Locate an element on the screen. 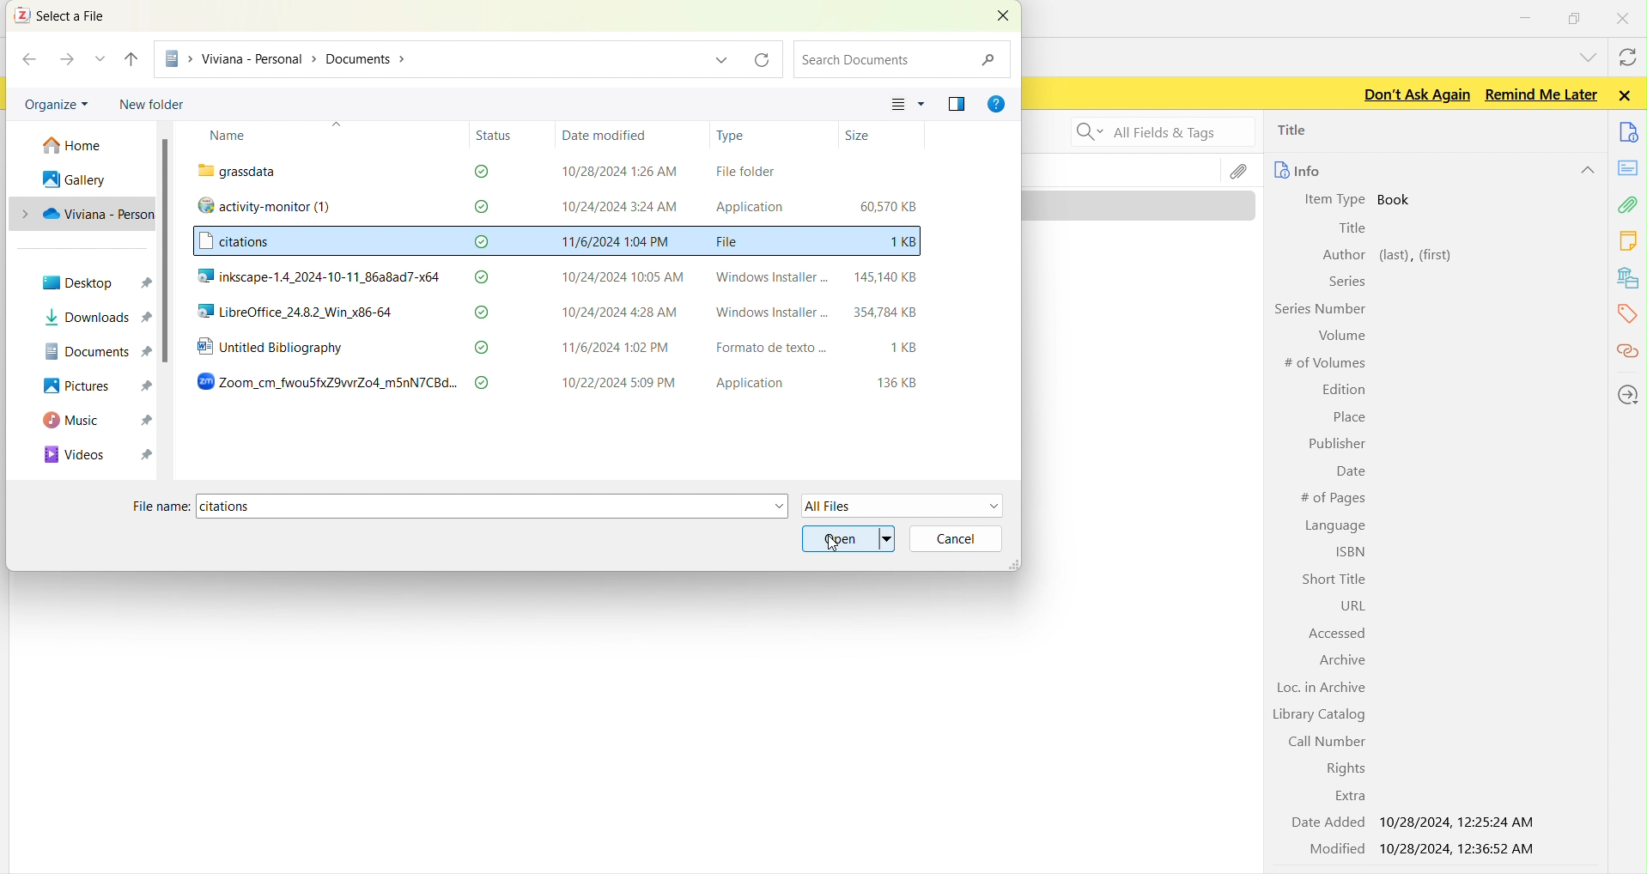 The width and height of the screenshot is (1647, 874). file is located at coordinates (1237, 172).